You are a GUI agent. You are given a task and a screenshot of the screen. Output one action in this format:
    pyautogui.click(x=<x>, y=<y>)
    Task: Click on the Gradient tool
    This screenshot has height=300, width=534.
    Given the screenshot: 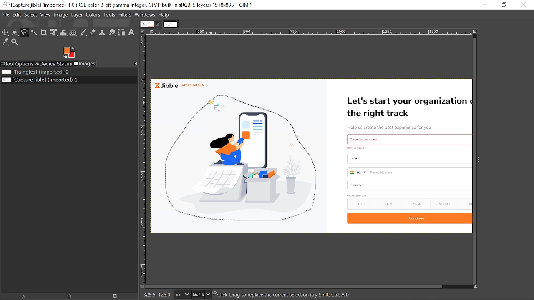 What is the action you would take?
    pyautogui.click(x=73, y=32)
    